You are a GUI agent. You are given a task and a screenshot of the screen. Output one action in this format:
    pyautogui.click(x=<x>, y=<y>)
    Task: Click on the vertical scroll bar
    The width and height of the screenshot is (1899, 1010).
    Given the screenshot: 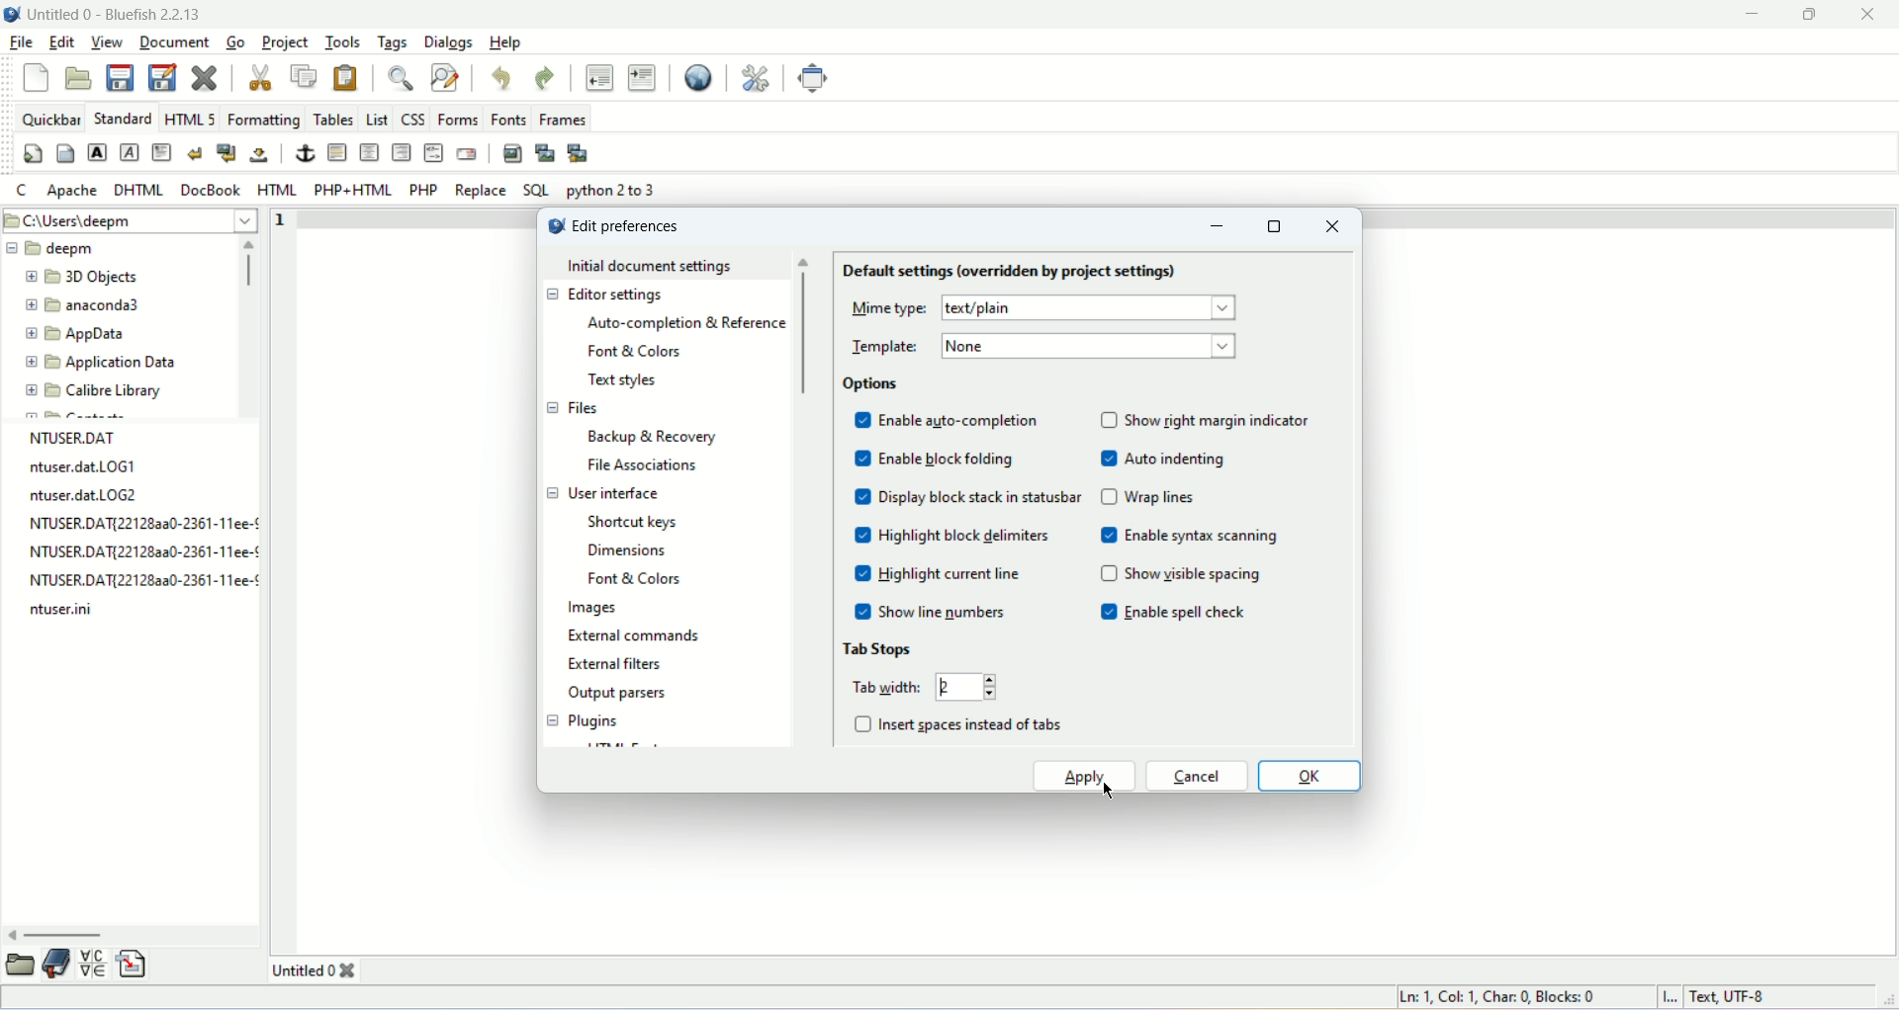 What is the action you would take?
    pyautogui.click(x=805, y=334)
    